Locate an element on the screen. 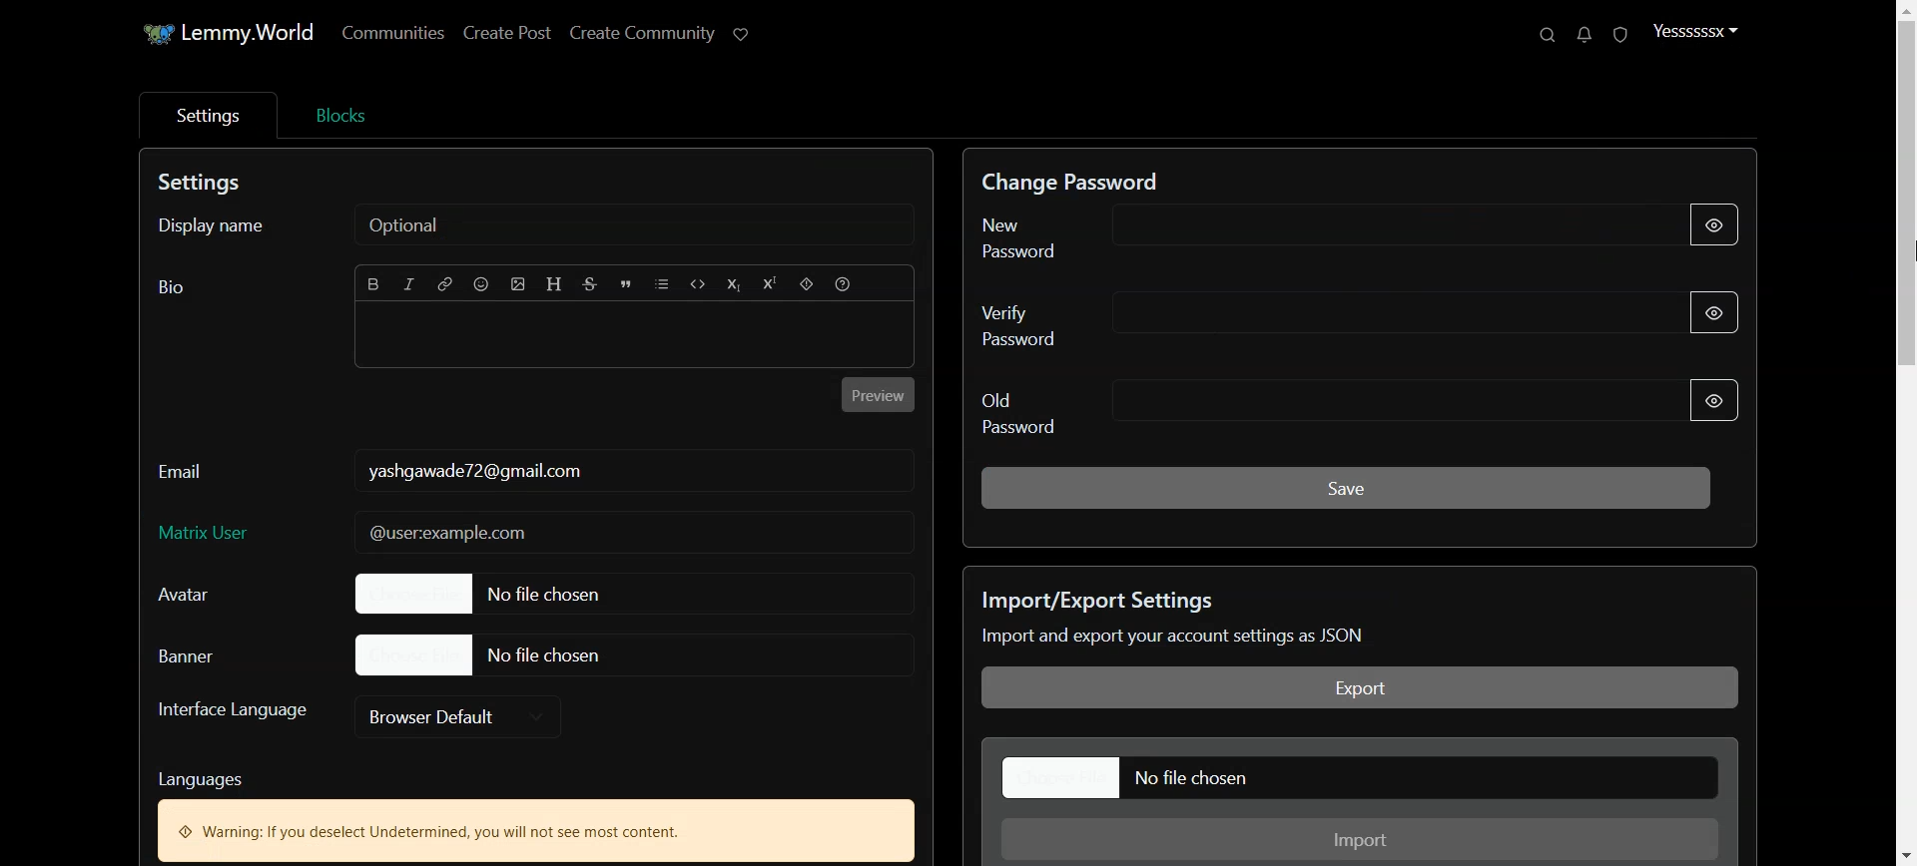  Scroll bar is located at coordinates (1900, 434).